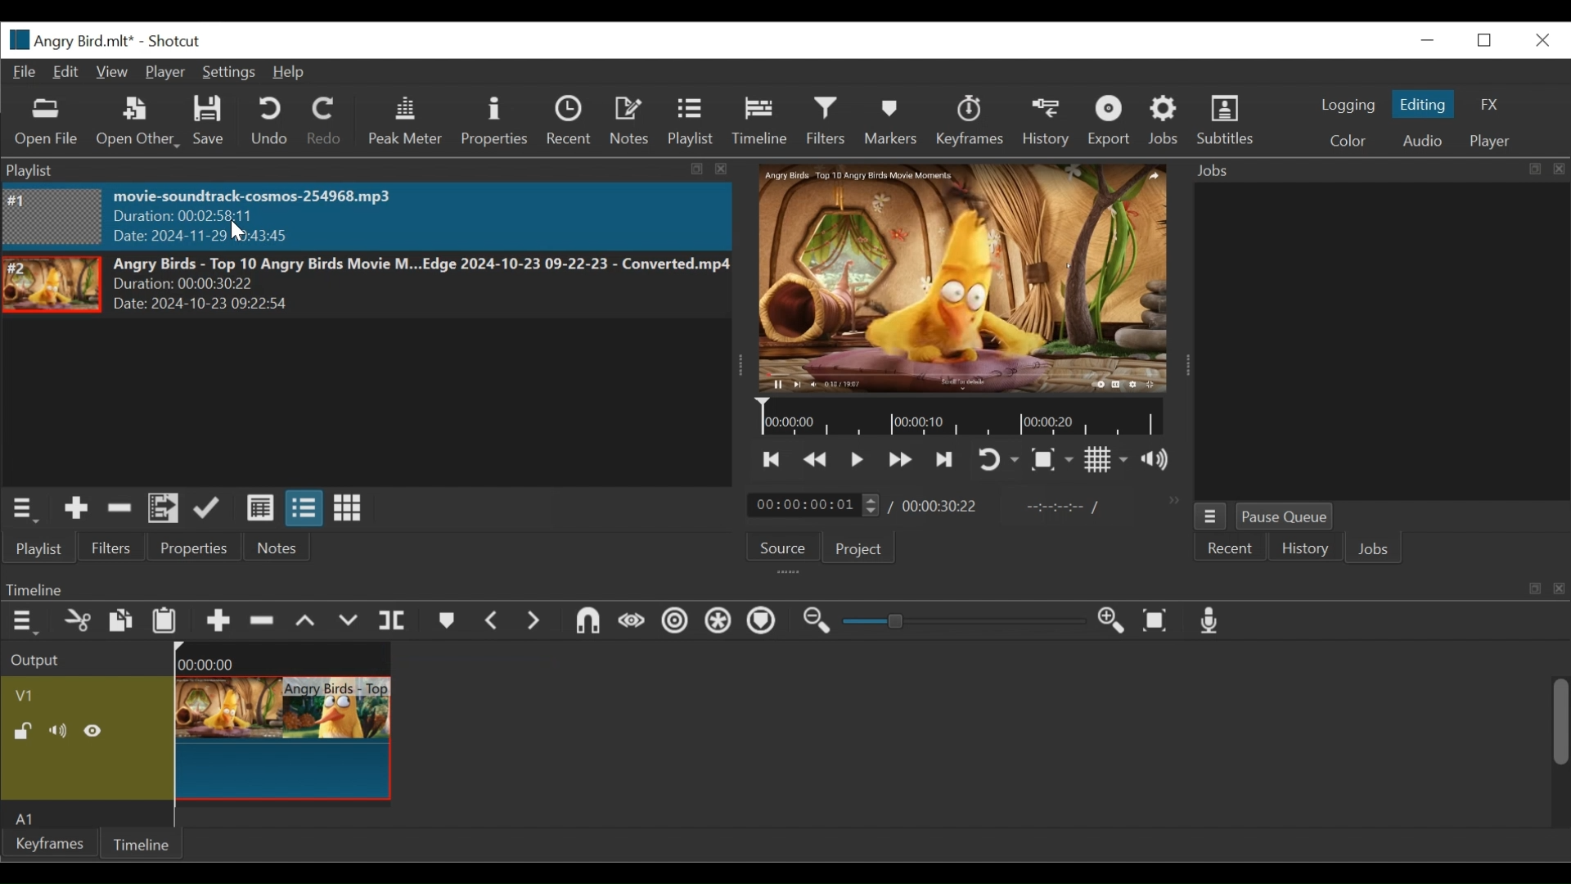  I want to click on Skip to the next point, so click(946, 460).